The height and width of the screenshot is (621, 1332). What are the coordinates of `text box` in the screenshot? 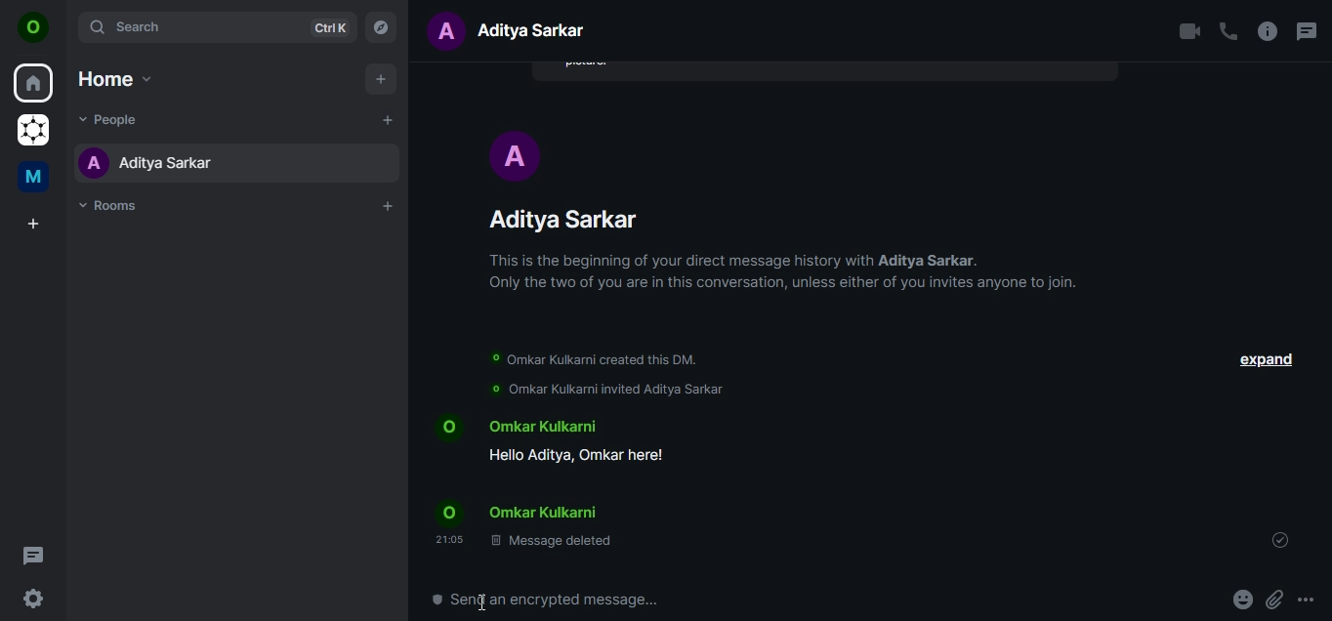 It's located at (590, 600).